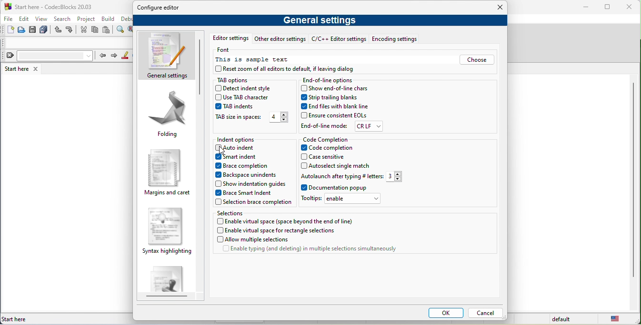 The image size is (641, 325). What do you see at coordinates (353, 177) in the screenshot?
I see `autolaunch after typing letters` at bounding box center [353, 177].